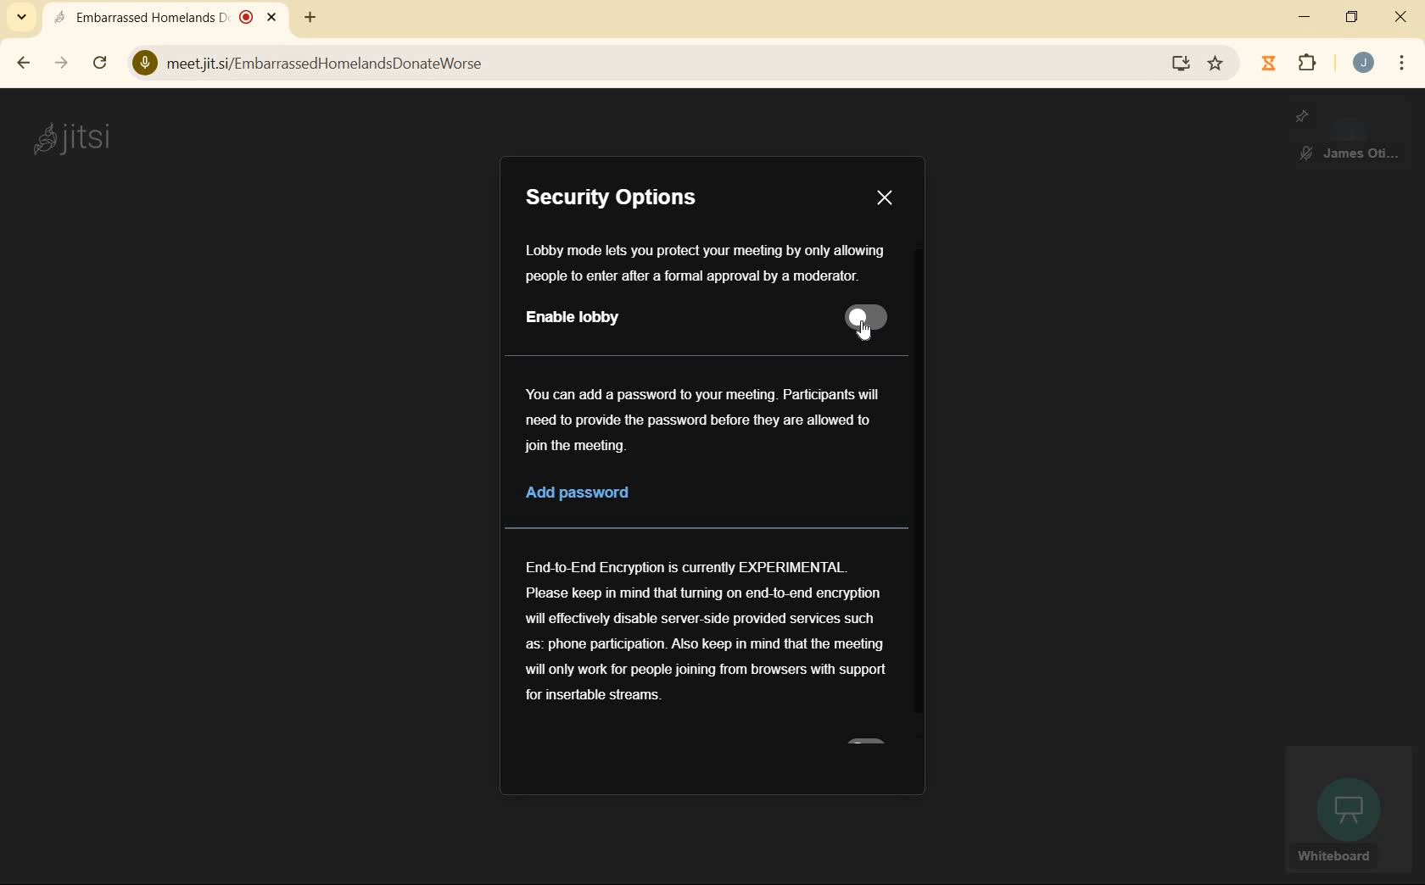 The image size is (1425, 885). What do you see at coordinates (1302, 18) in the screenshot?
I see `minimize` at bounding box center [1302, 18].